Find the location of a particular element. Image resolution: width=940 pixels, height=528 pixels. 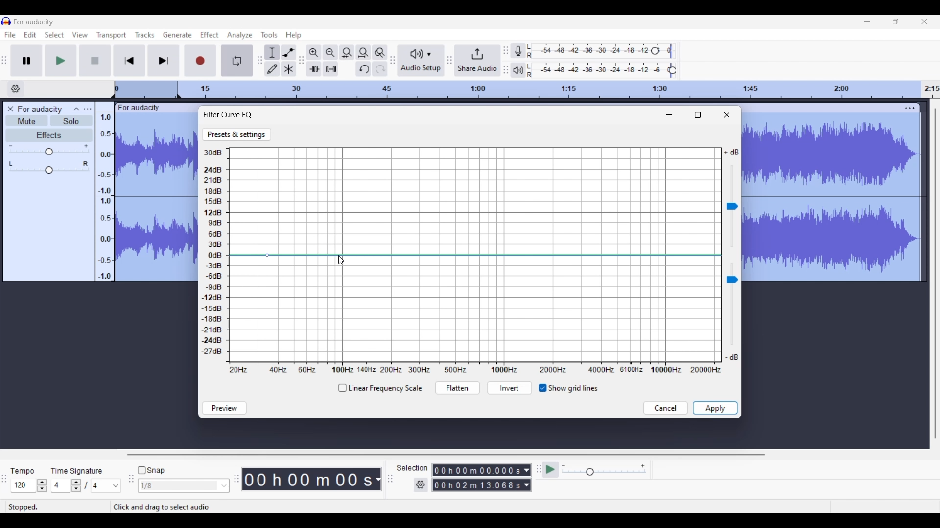

Flatten curve is located at coordinates (457, 388).